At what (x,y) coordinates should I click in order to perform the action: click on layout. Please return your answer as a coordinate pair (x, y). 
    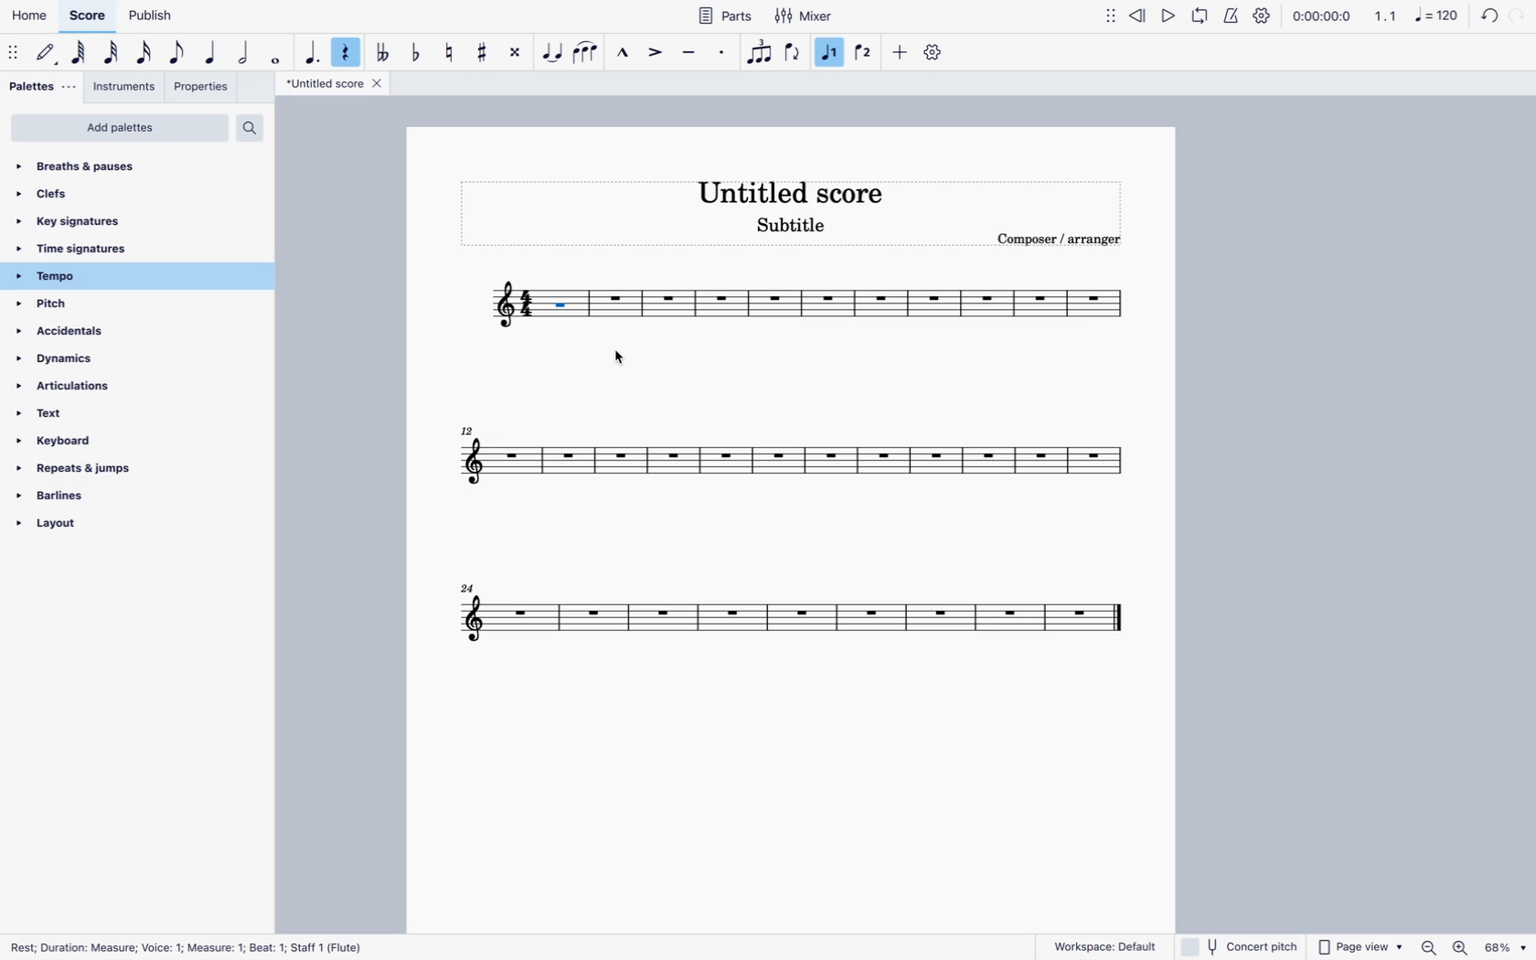
    Looking at the image, I should click on (69, 531).